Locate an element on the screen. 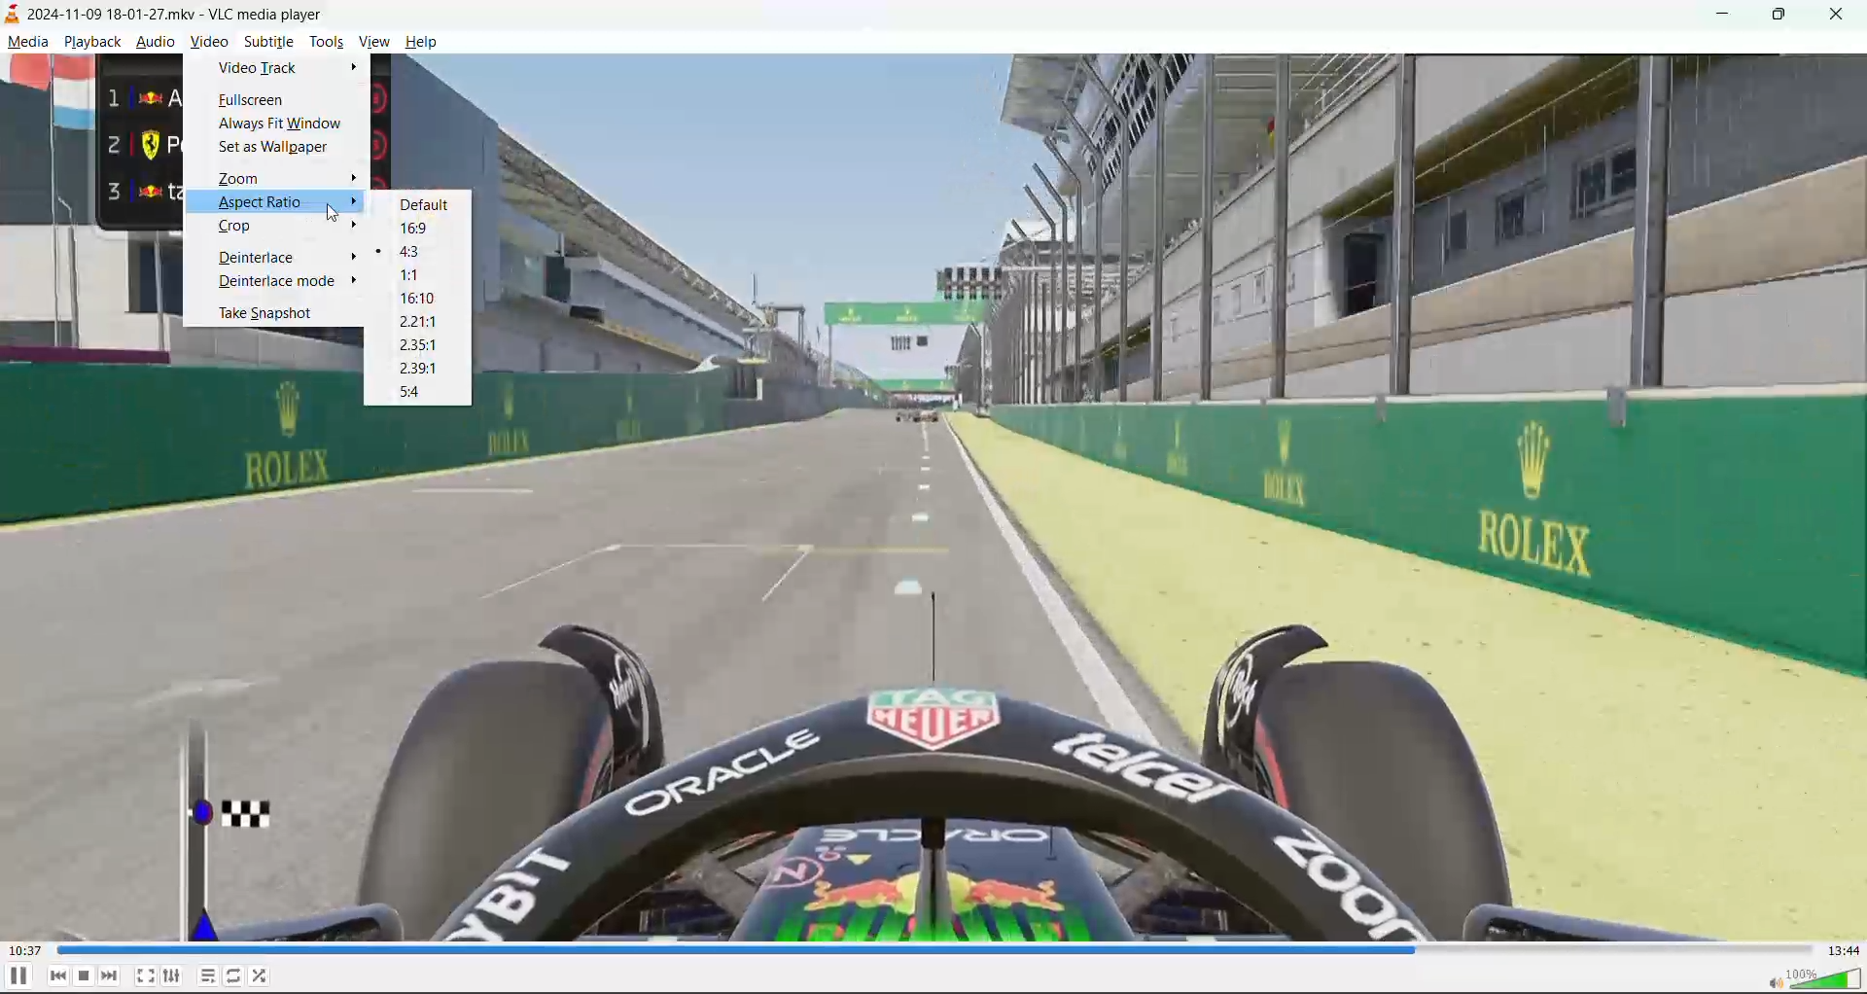  toggle playlist is located at coordinates (207, 977).